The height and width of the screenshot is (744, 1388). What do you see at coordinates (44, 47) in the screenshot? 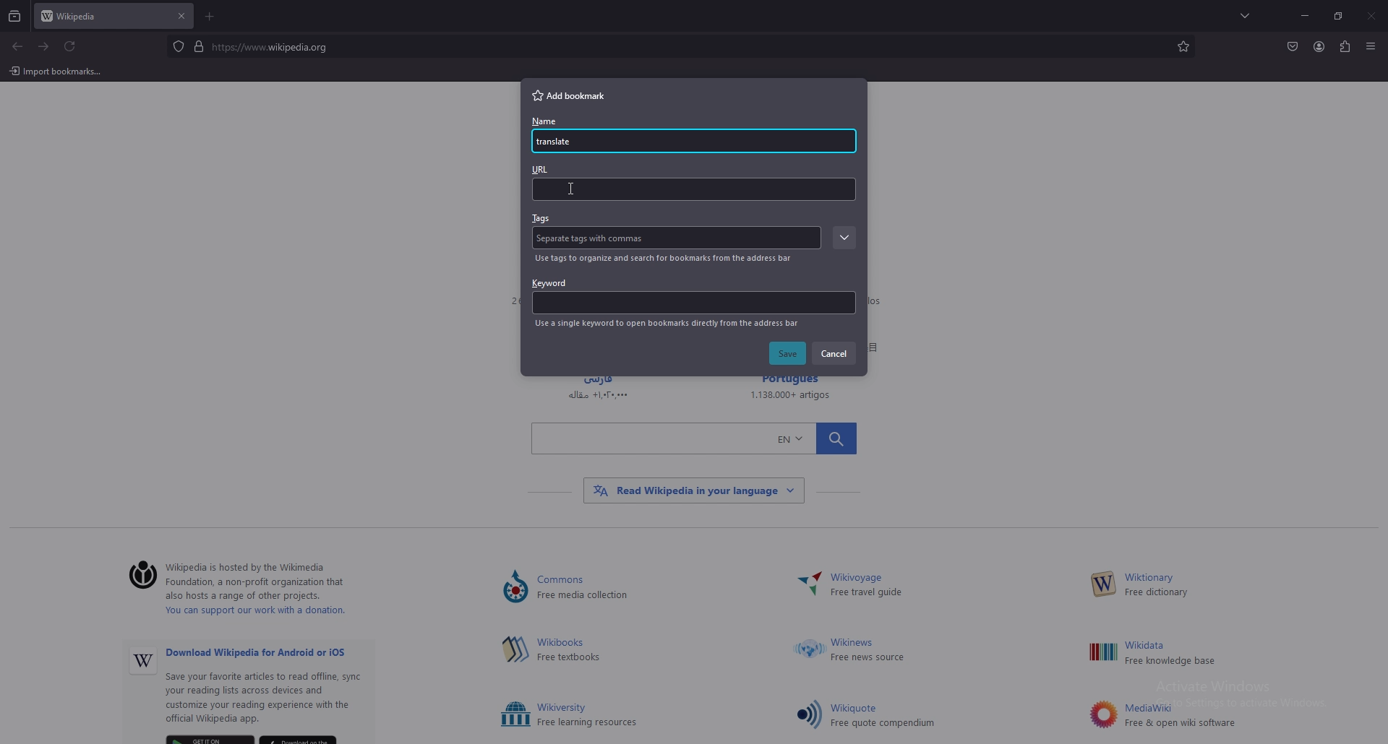
I see `forward` at bounding box center [44, 47].